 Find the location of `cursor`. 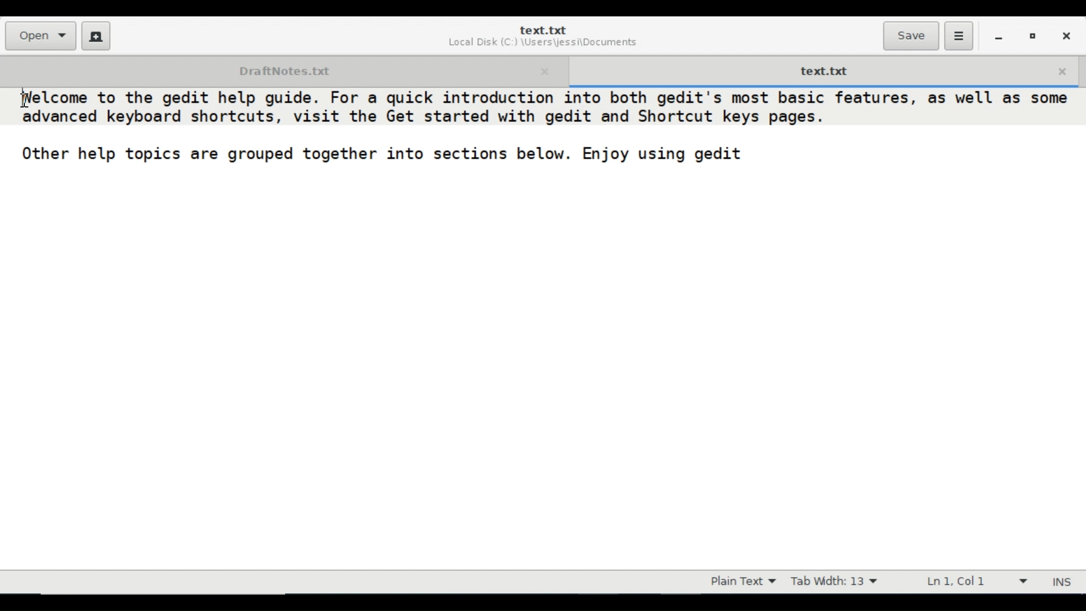

cursor is located at coordinates (21, 94).